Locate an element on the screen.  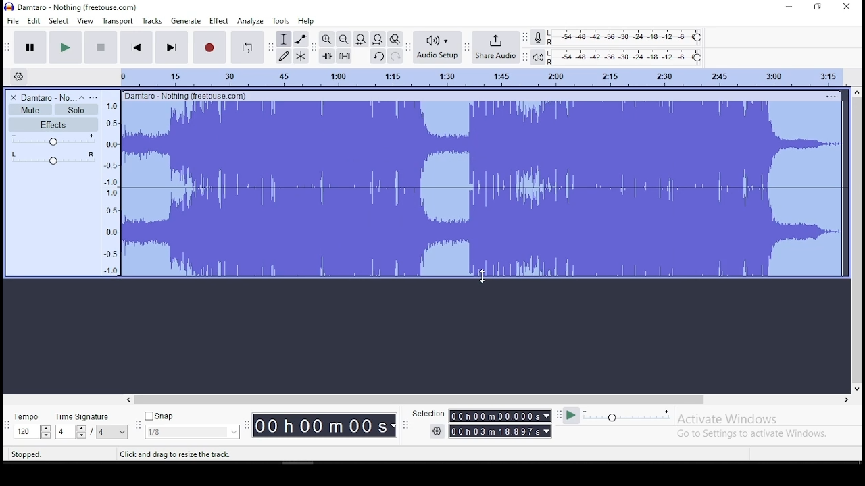
Damtaro - Nothing (freetouse.com) is located at coordinates (70, 7).